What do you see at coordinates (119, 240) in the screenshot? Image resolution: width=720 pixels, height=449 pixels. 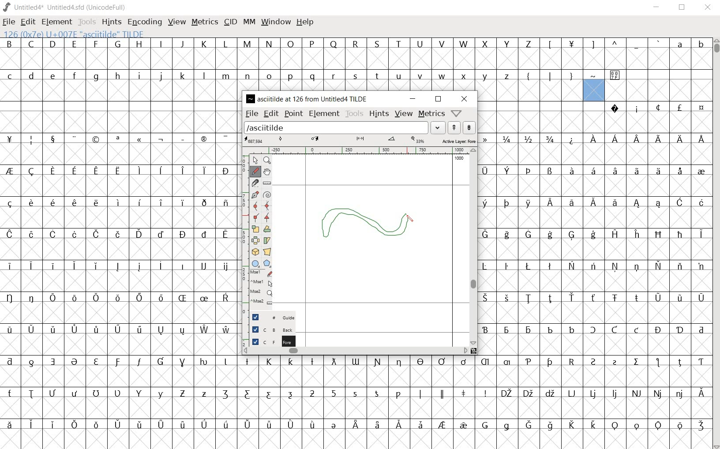 I see `glyph characters` at bounding box center [119, 240].